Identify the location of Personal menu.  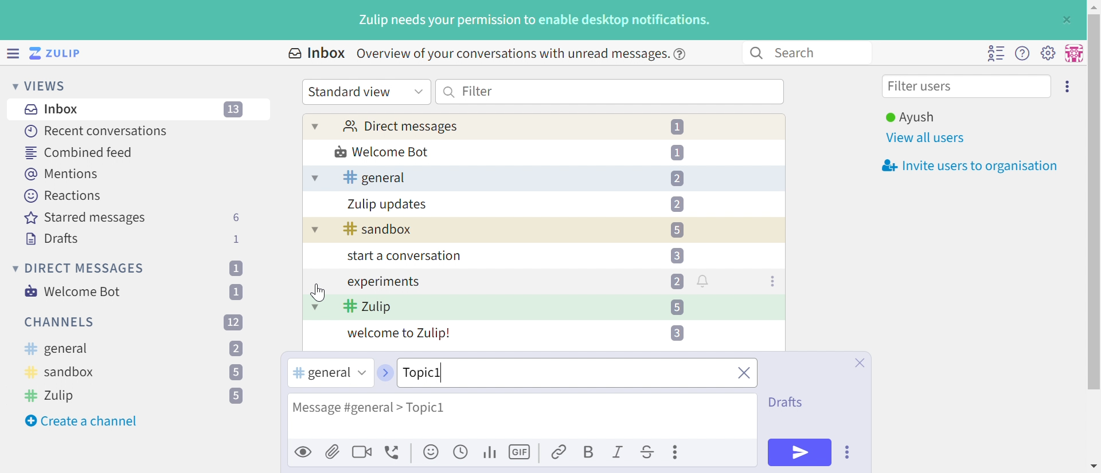
(1072, 53).